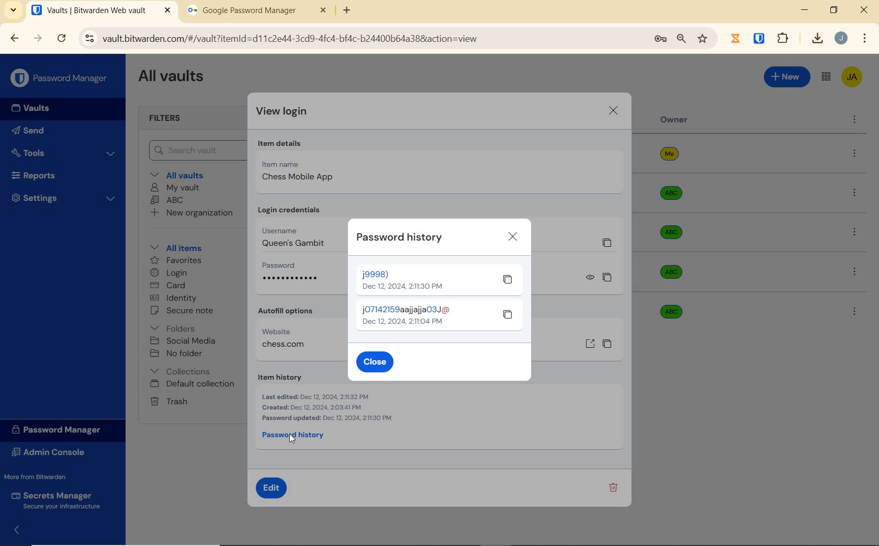  I want to click on abc, so click(673, 190).